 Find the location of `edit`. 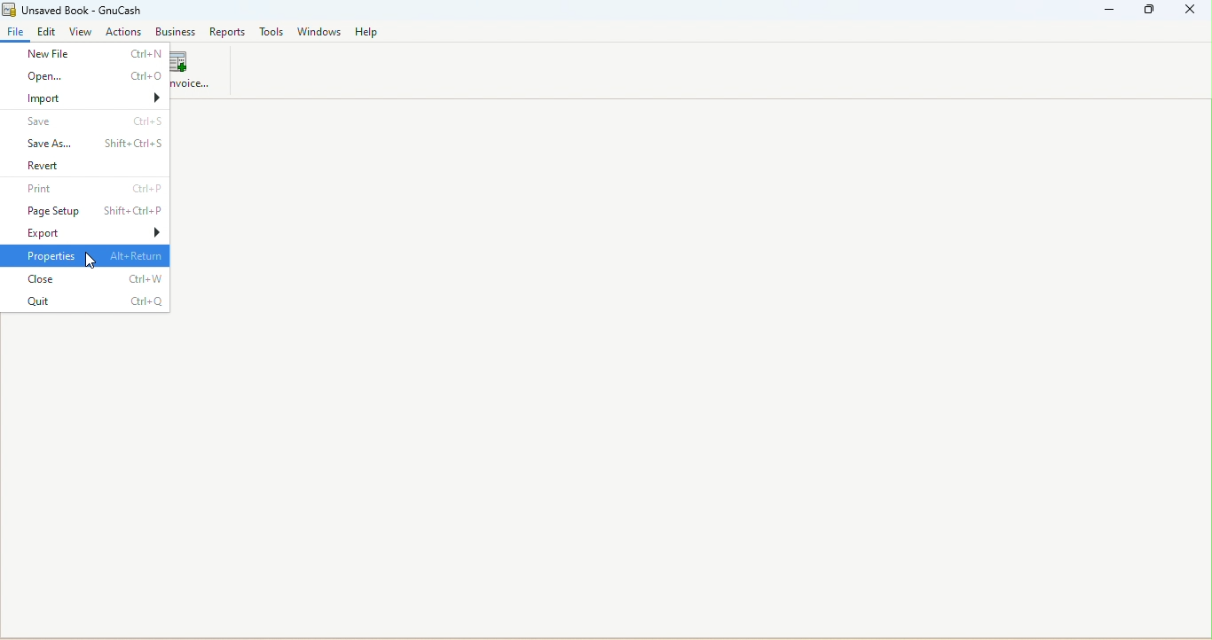

edit is located at coordinates (48, 33).